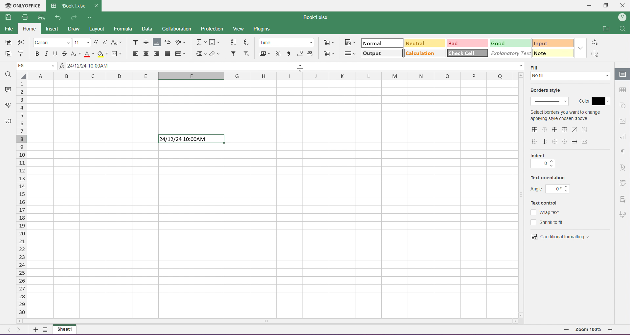 Image resolution: width=630 pixels, height=335 pixels. Describe the element at coordinates (24, 77) in the screenshot. I see `select all` at that location.